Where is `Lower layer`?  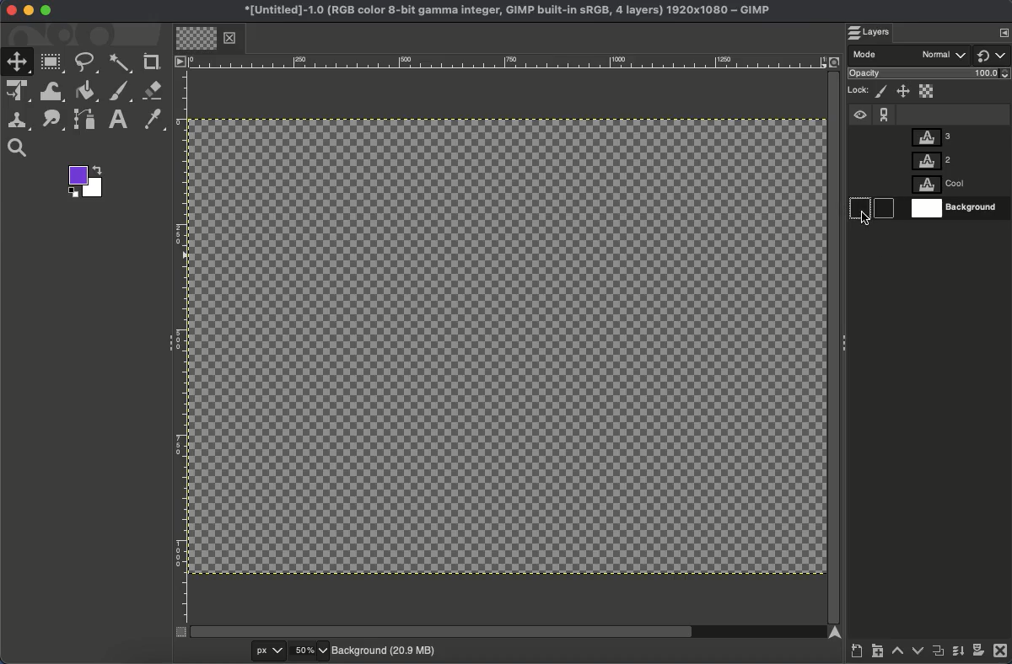
Lower layer is located at coordinates (917, 653).